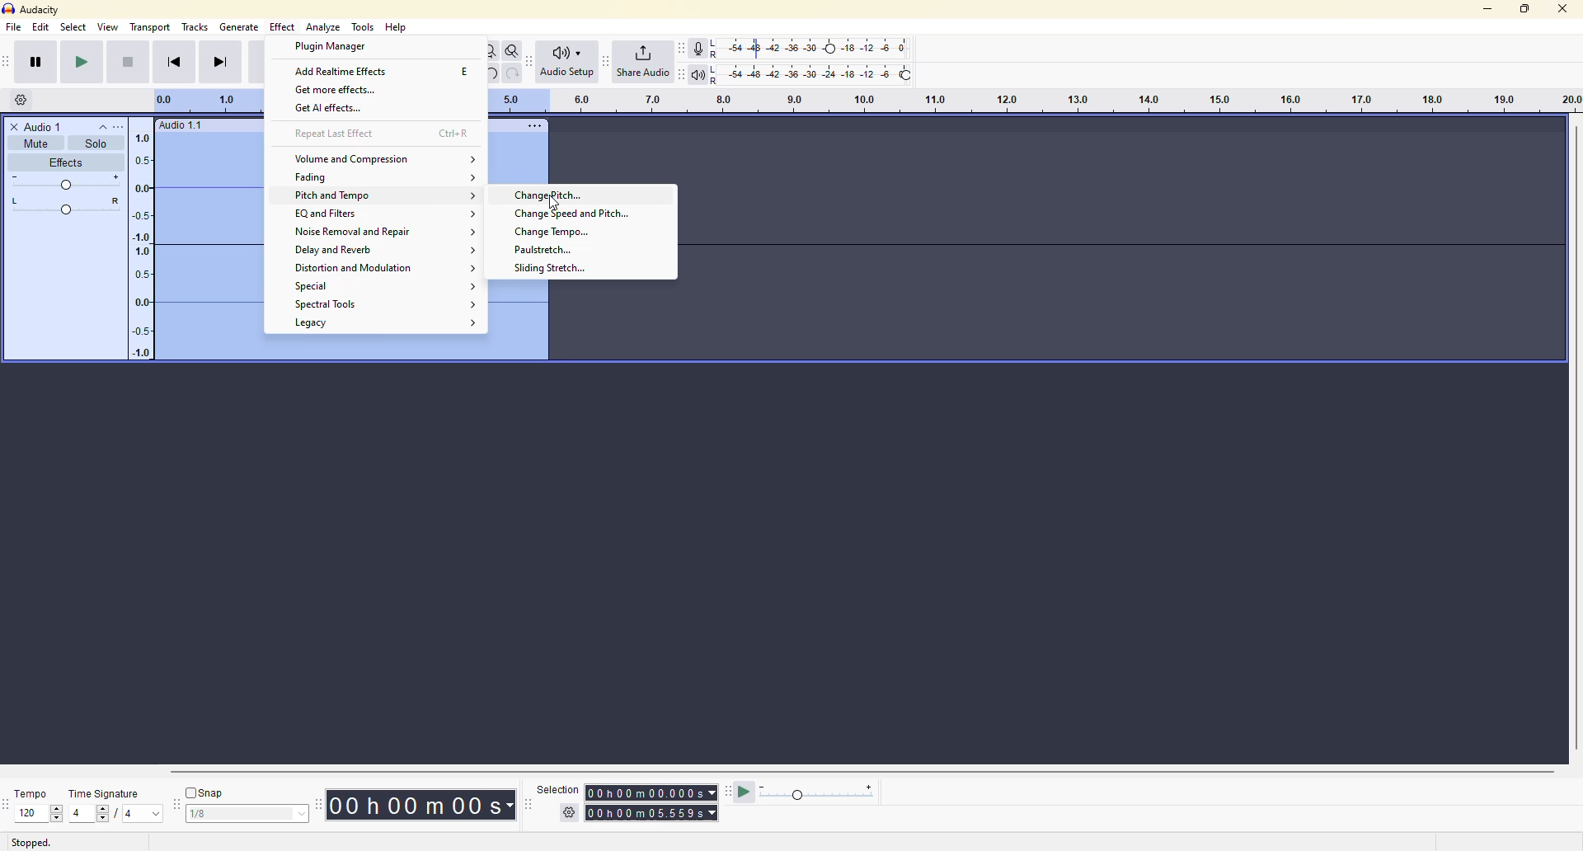  Describe the element at coordinates (473, 159) in the screenshot. I see `expand` at that location.